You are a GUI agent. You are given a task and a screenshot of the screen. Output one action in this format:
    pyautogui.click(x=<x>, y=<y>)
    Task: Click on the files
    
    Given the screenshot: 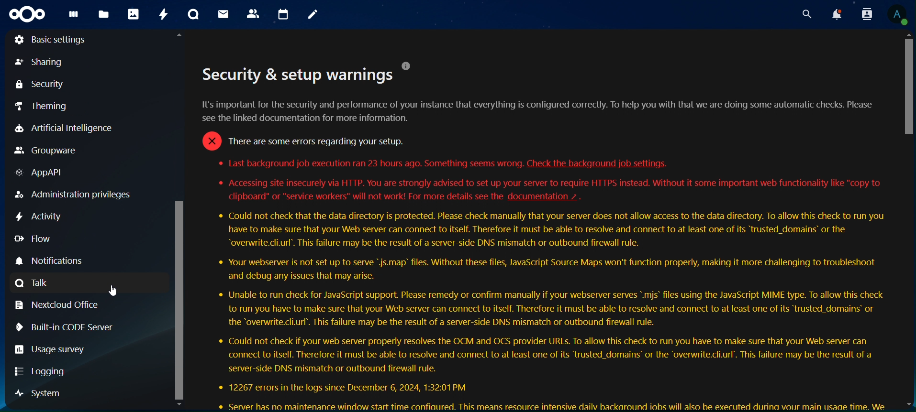 What is the action you would take?
    pyautogui.click(x=104, y=15)
    